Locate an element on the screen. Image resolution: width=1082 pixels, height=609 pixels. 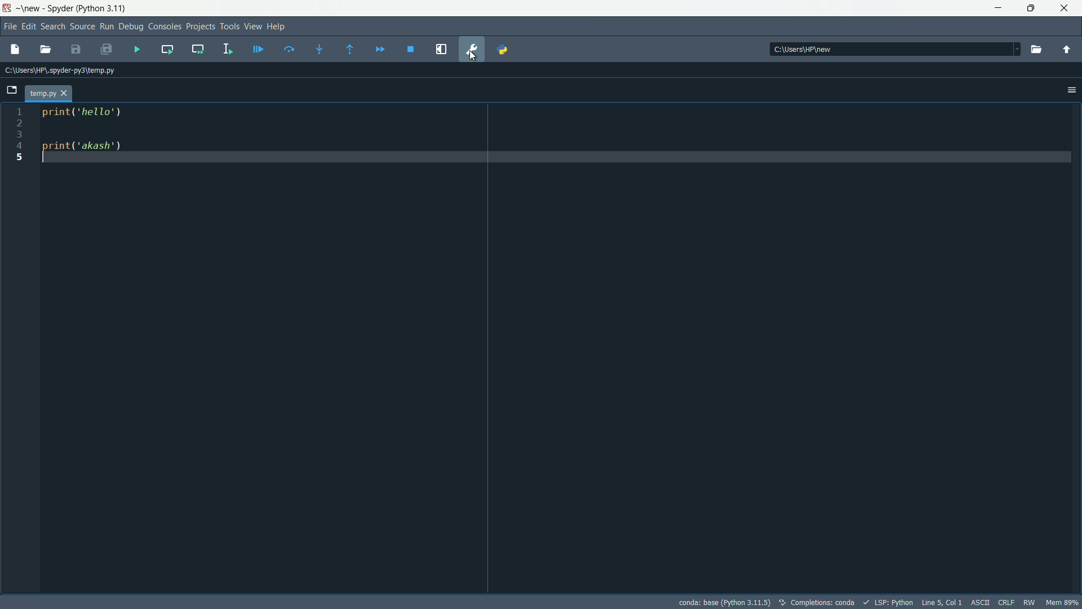
browse tabs is located at coordinates (11, 90).